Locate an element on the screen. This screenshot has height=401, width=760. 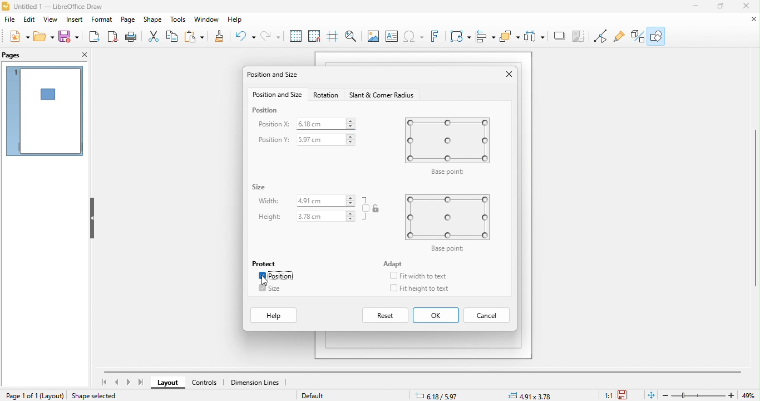
position x is located at coordinates (273, 123).